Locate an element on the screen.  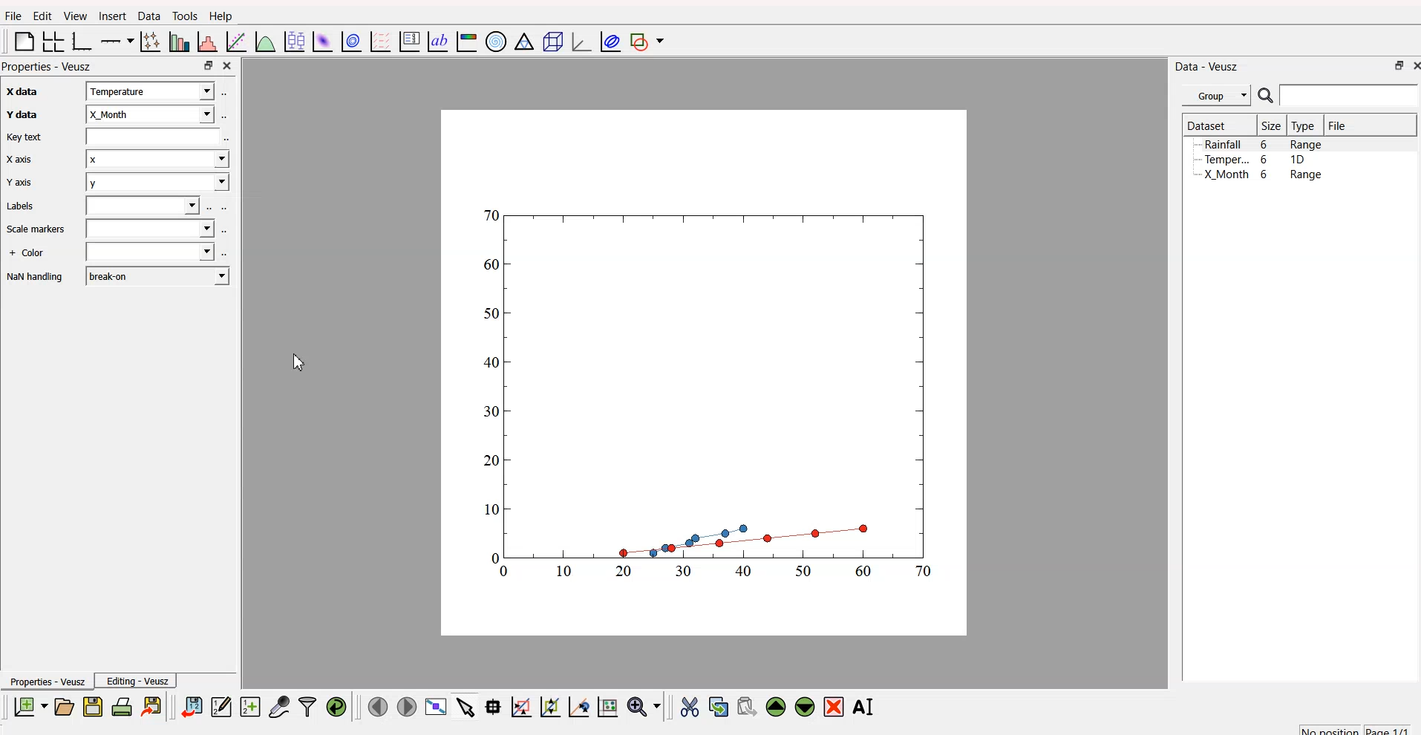
remove the selected widget is located at coordinates (834, 707).